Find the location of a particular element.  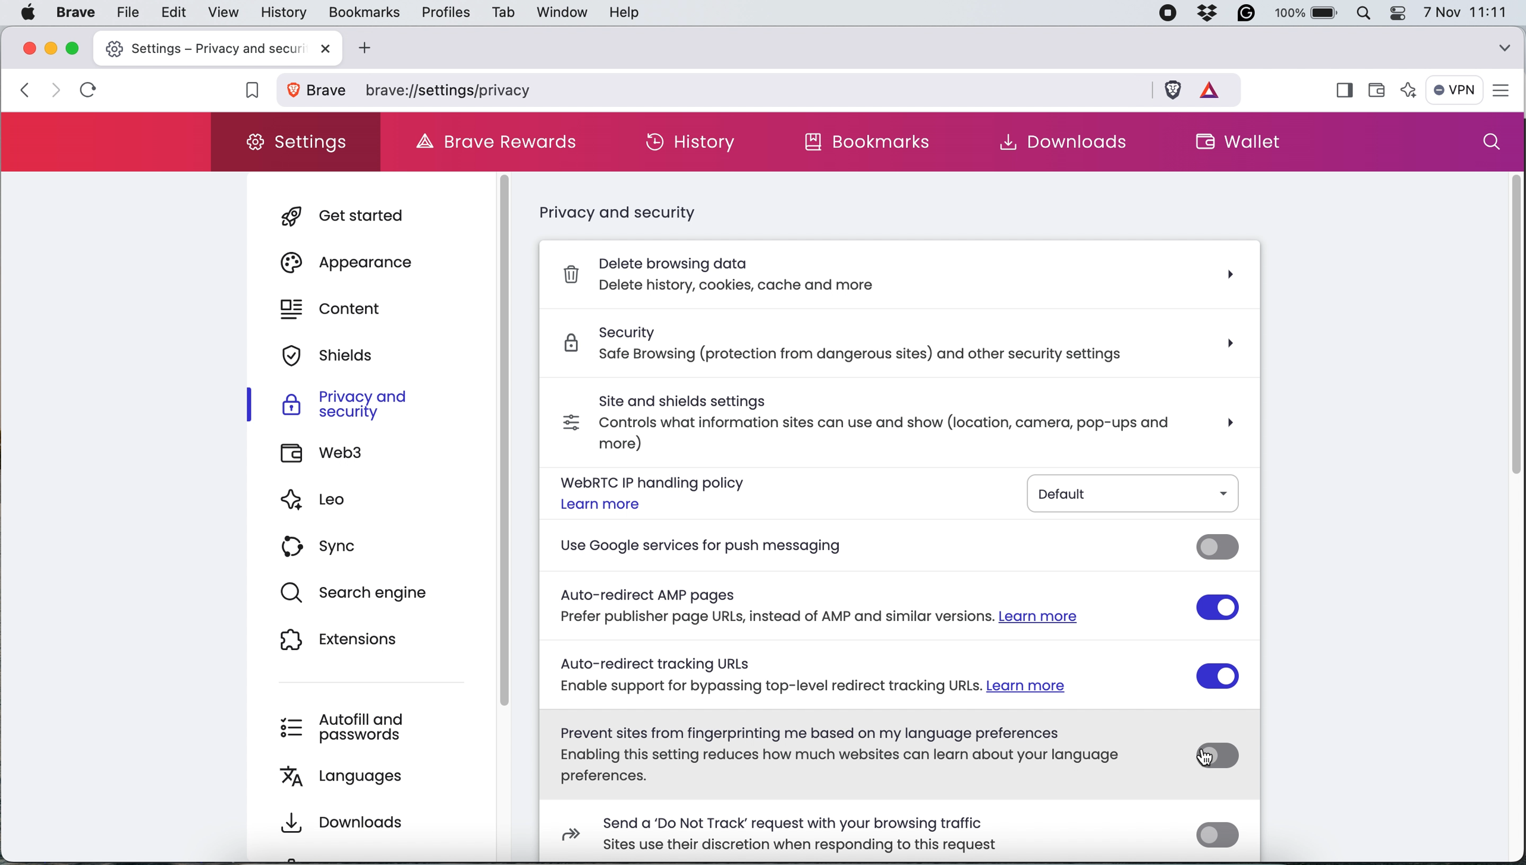

go forward is located at coordinates (51, 90).